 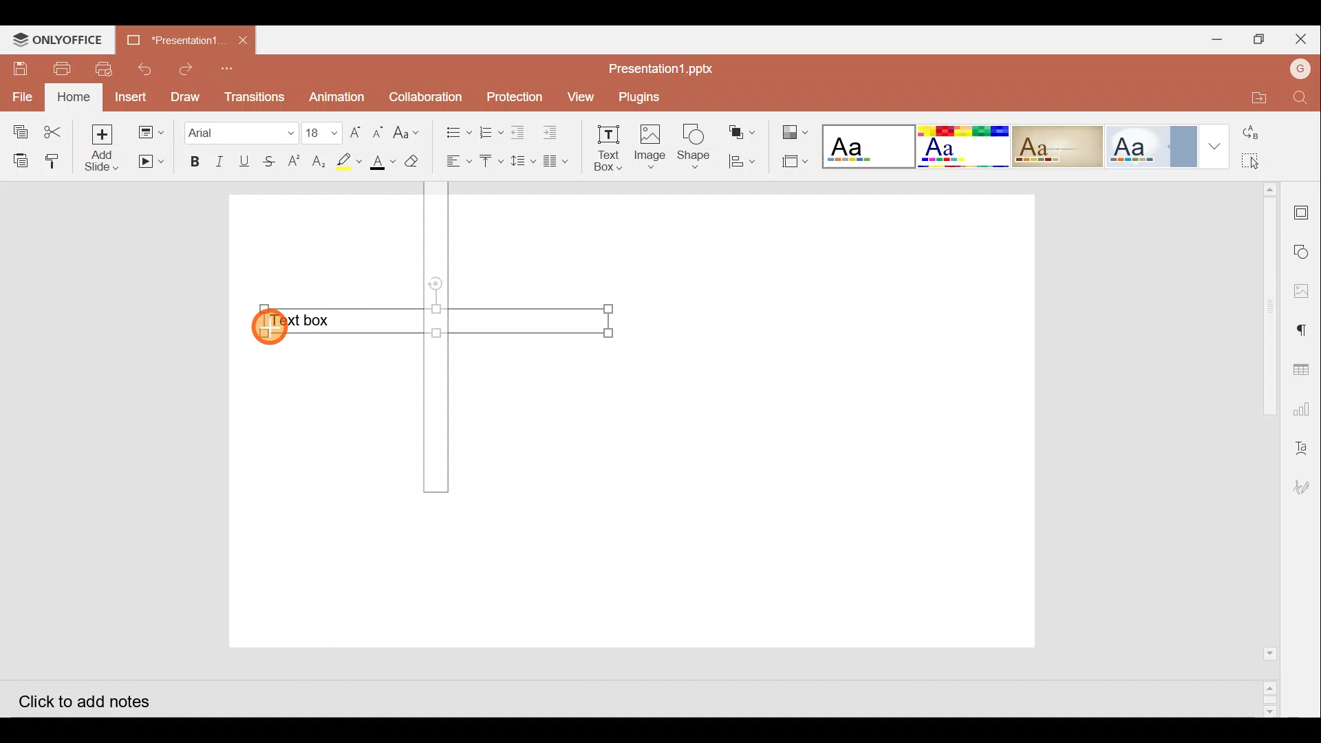 I want to click on Insert columns, so click(x=560, y=159).